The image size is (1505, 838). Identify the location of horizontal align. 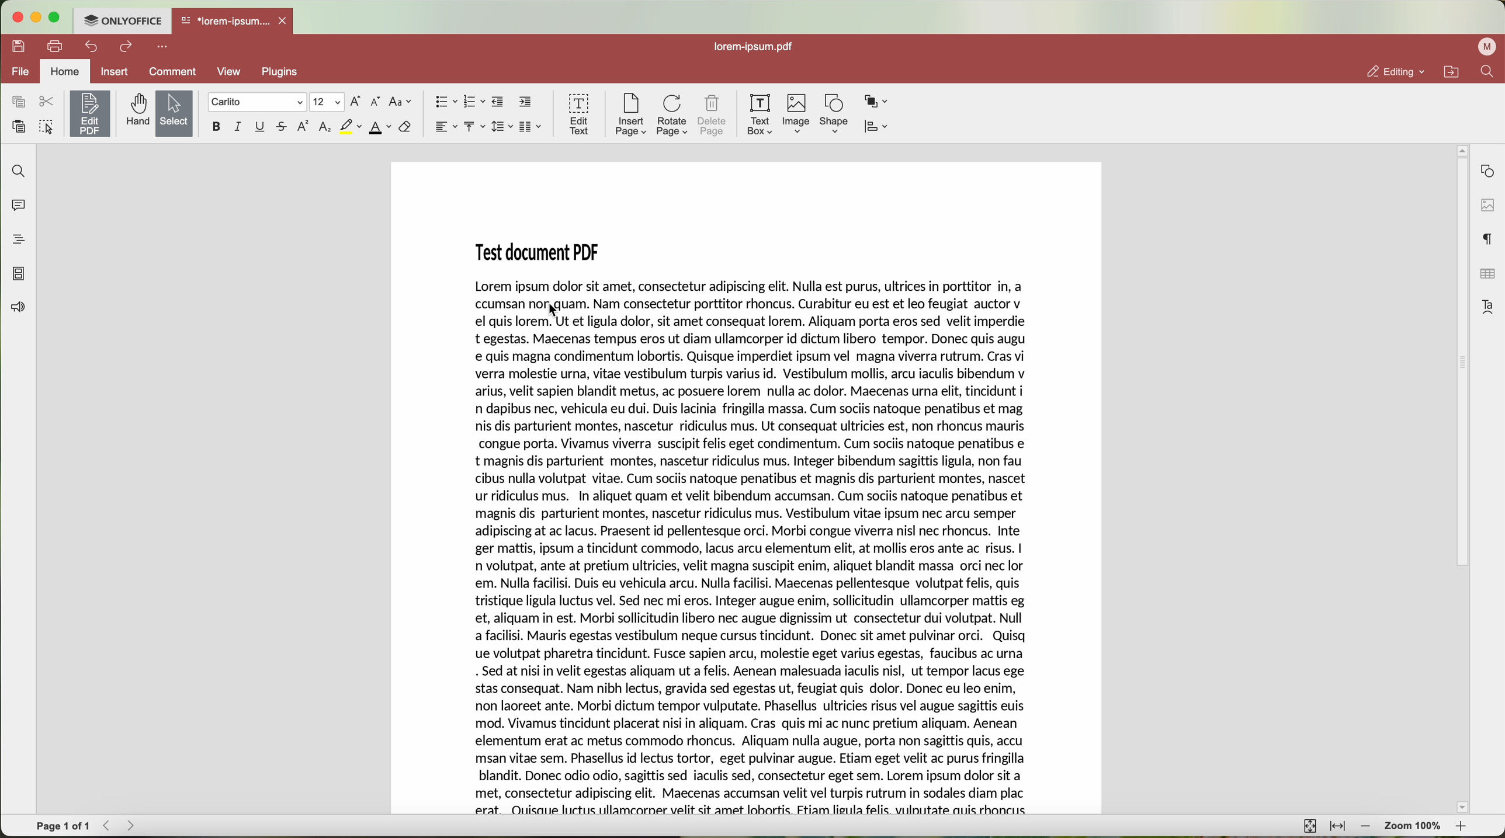
(445, 126).